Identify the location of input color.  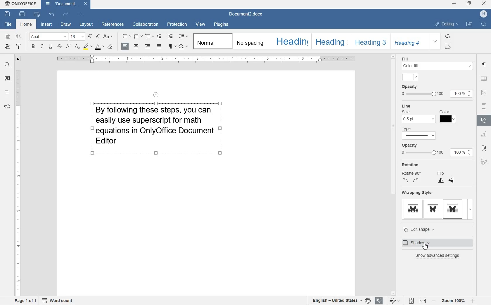
(410, 77).